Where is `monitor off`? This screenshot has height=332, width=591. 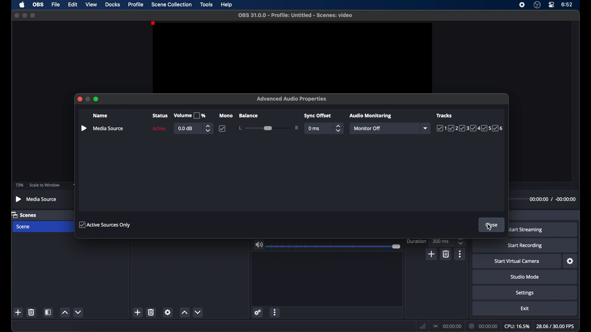 monitor off is located at coordinates (366, 128).